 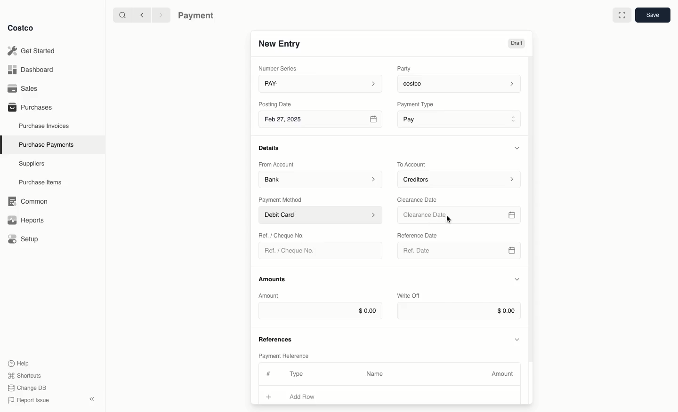 What do you see at coordinates (142, 15) in the screenshot?
I see `Back` at bounding box center [142, 15].